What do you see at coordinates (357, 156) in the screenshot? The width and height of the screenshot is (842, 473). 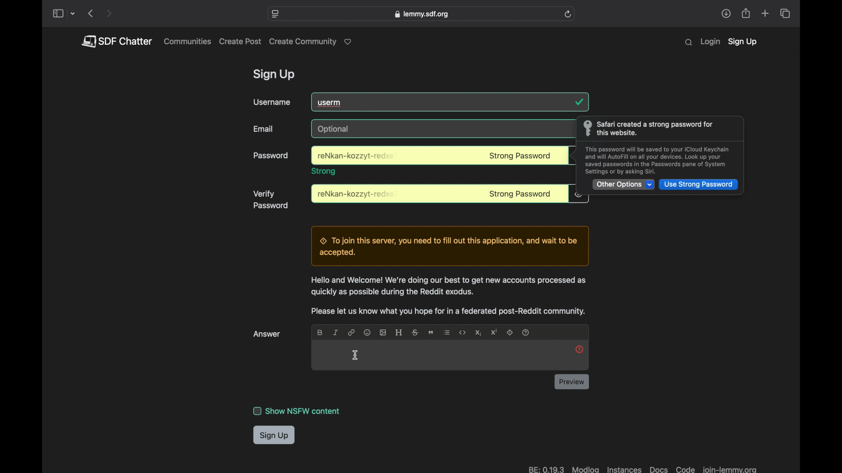 I see `password` at bounding box center [357, 156].